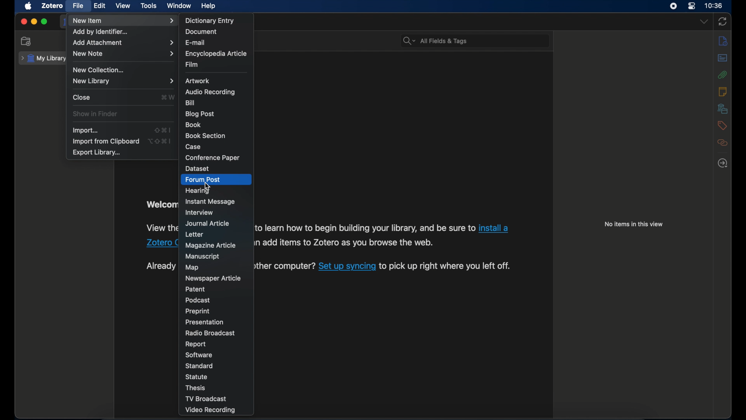 The width and height of the screenshot is (746, 420). I want to click on locate, so click(723, 163).